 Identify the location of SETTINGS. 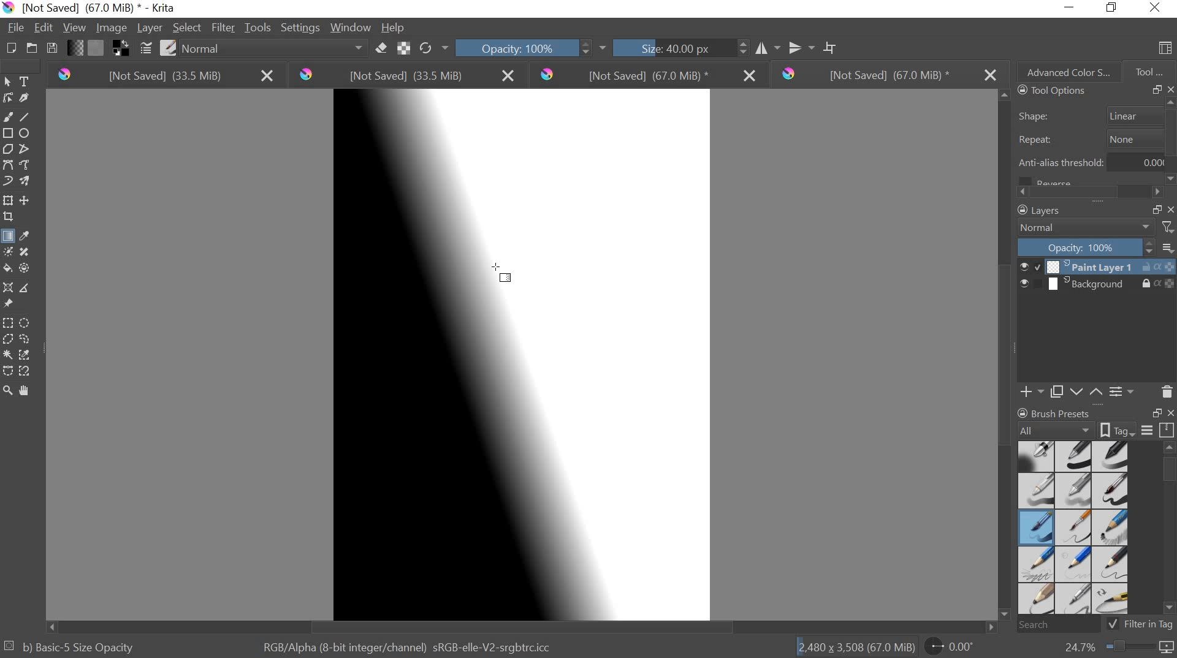
(300, 27).